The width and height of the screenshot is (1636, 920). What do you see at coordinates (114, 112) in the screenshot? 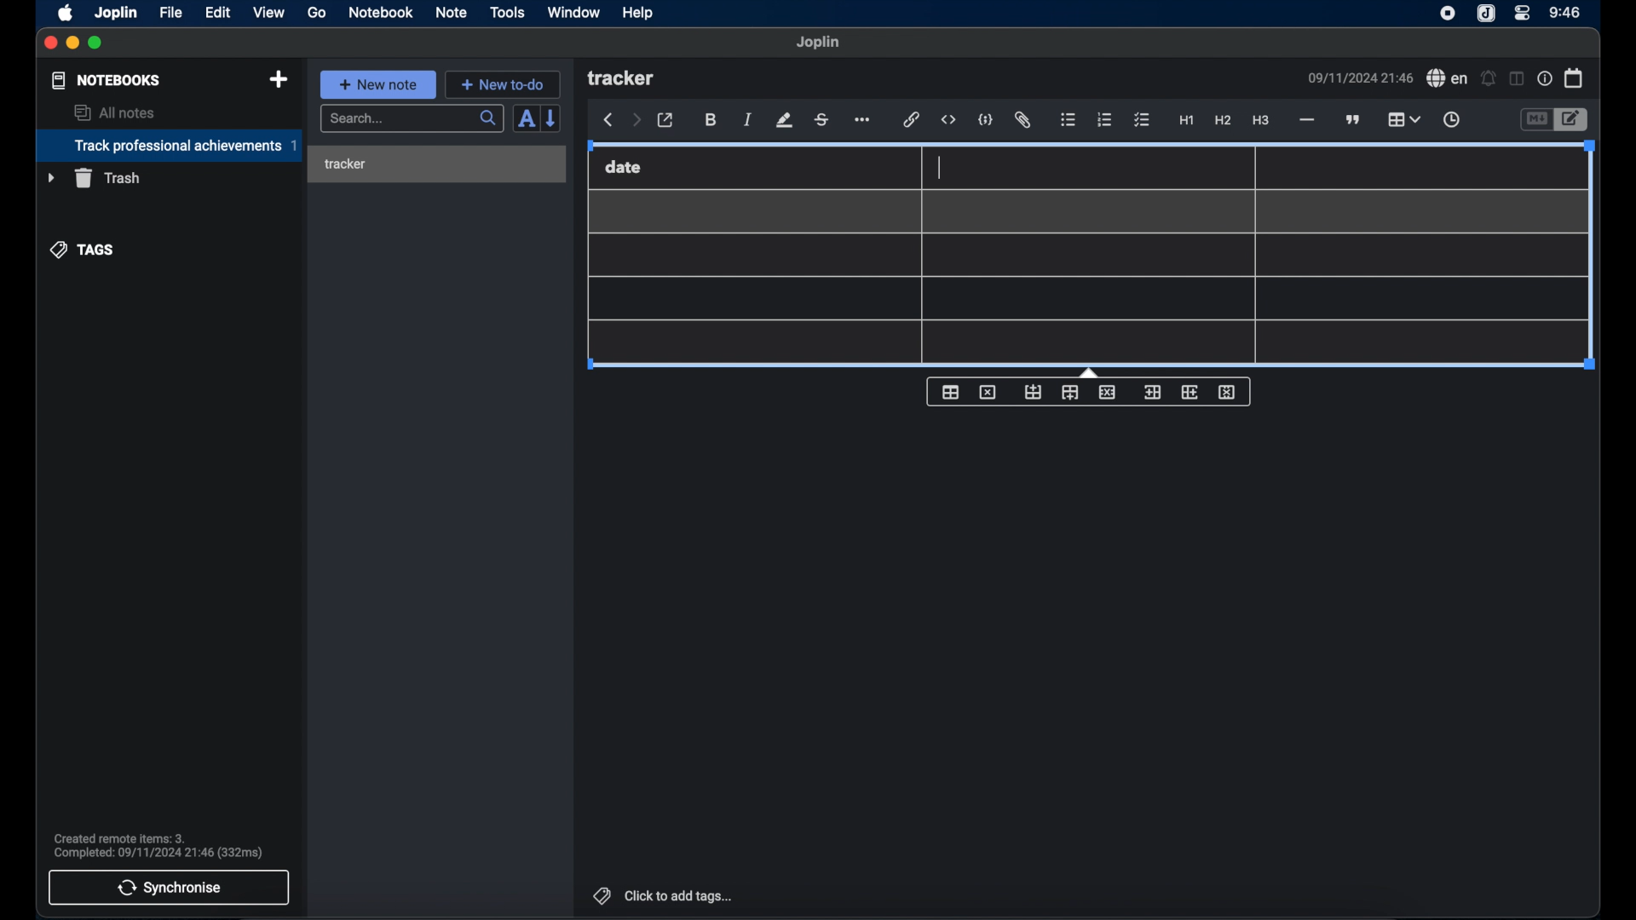
I see `all  notes` at bounding box center [114, 112].